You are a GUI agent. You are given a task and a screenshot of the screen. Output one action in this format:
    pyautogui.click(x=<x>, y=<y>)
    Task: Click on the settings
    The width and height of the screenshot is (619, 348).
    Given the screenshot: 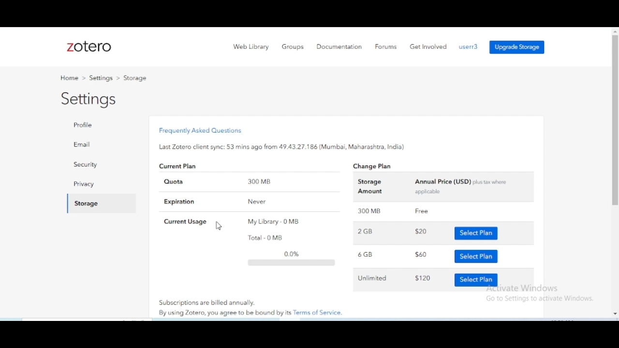 What is the action you would take?
    pyautogui.click(x=89, y=100)
    